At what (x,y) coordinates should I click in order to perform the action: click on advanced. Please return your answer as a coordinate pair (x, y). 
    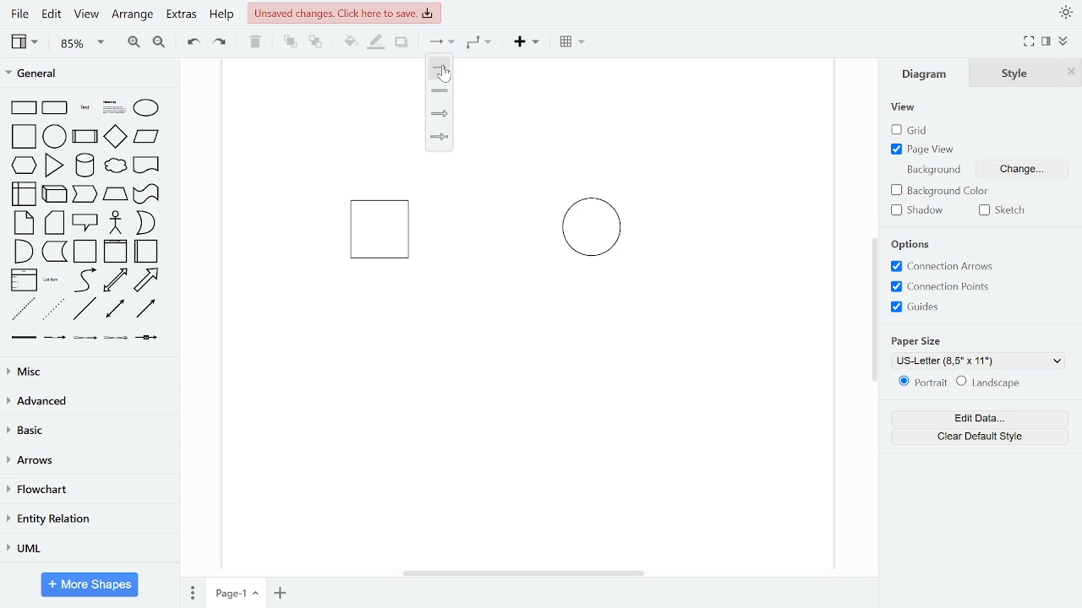
    Looking at the image, I should click on (86, 400).